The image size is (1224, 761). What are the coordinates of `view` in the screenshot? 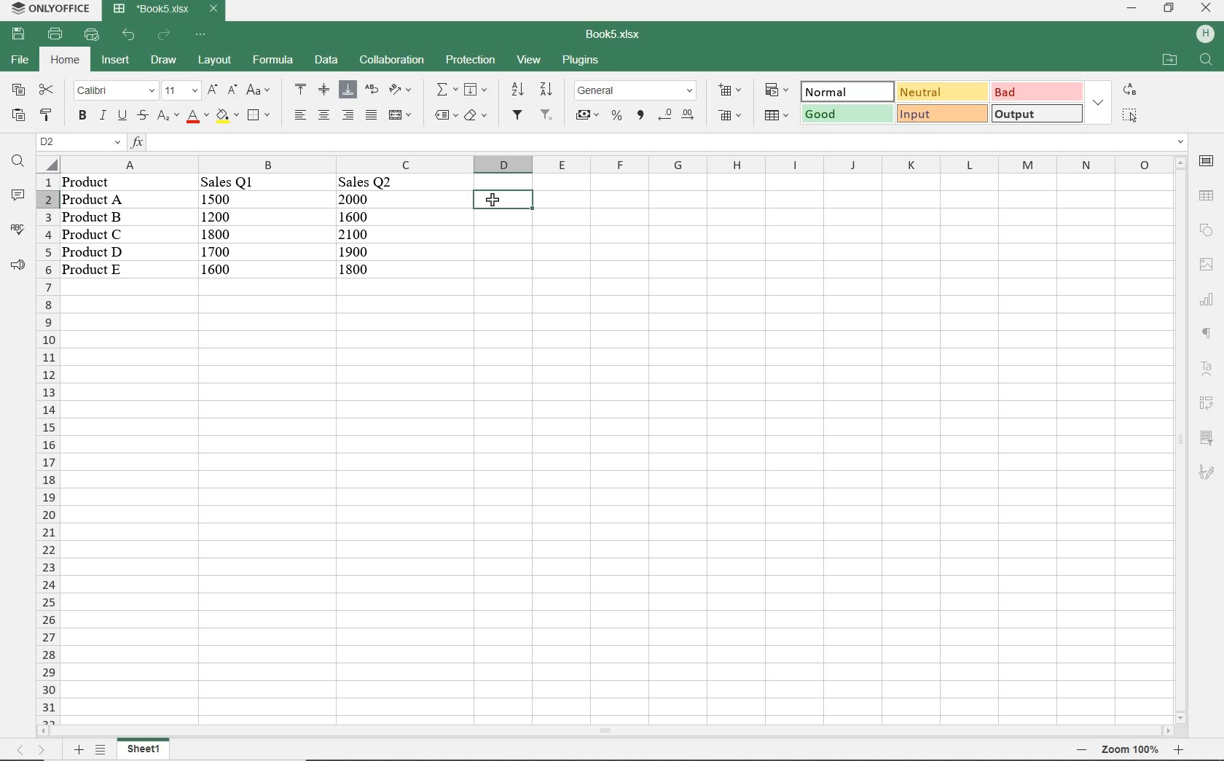 It's located at (529, 60).